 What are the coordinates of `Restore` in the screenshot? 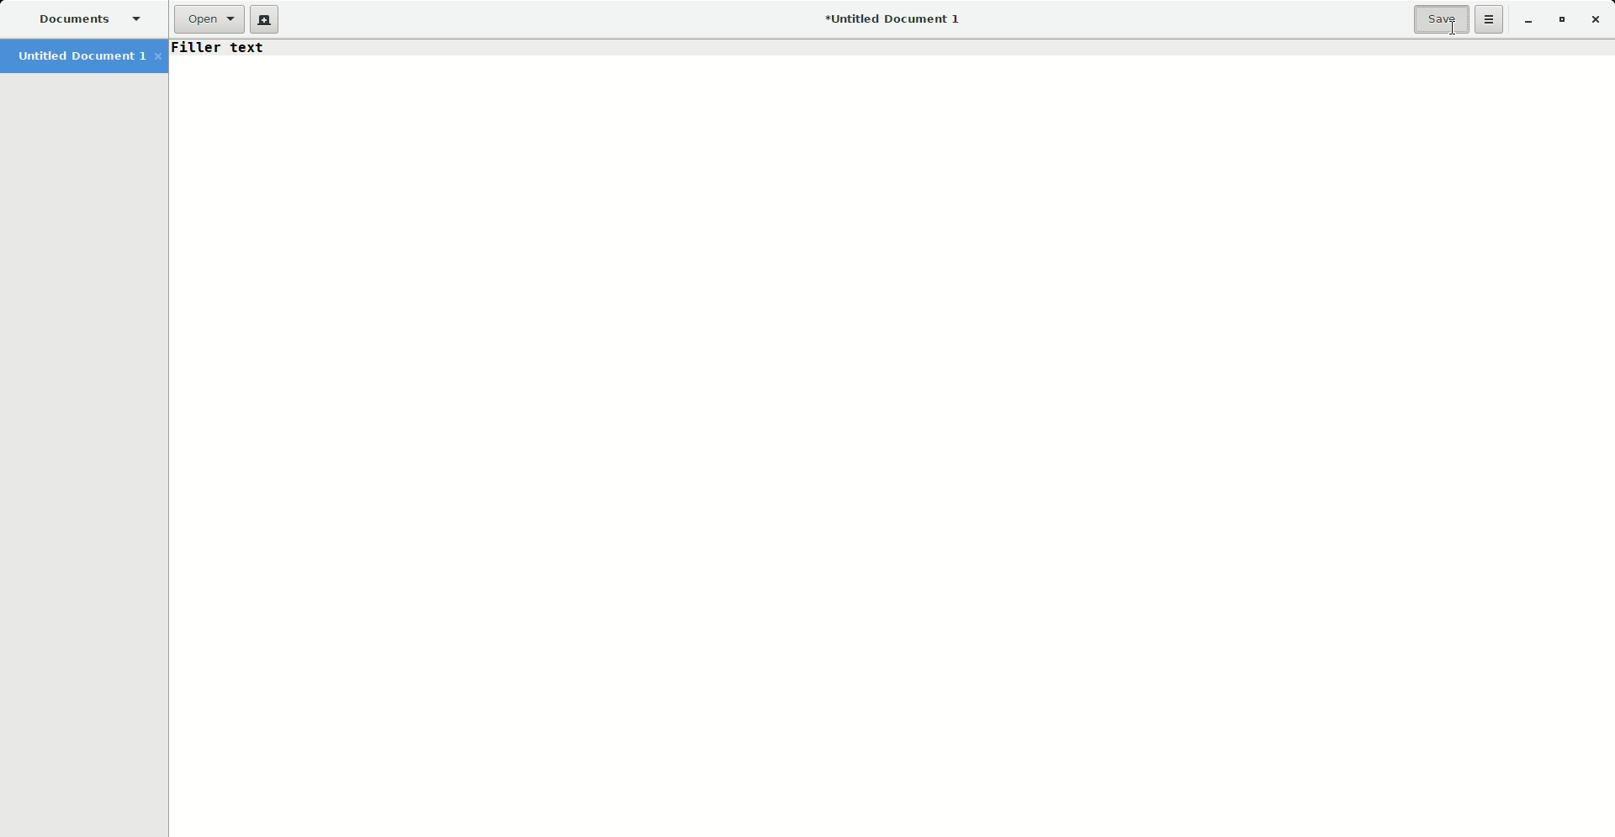 It's located at (1559, 20).